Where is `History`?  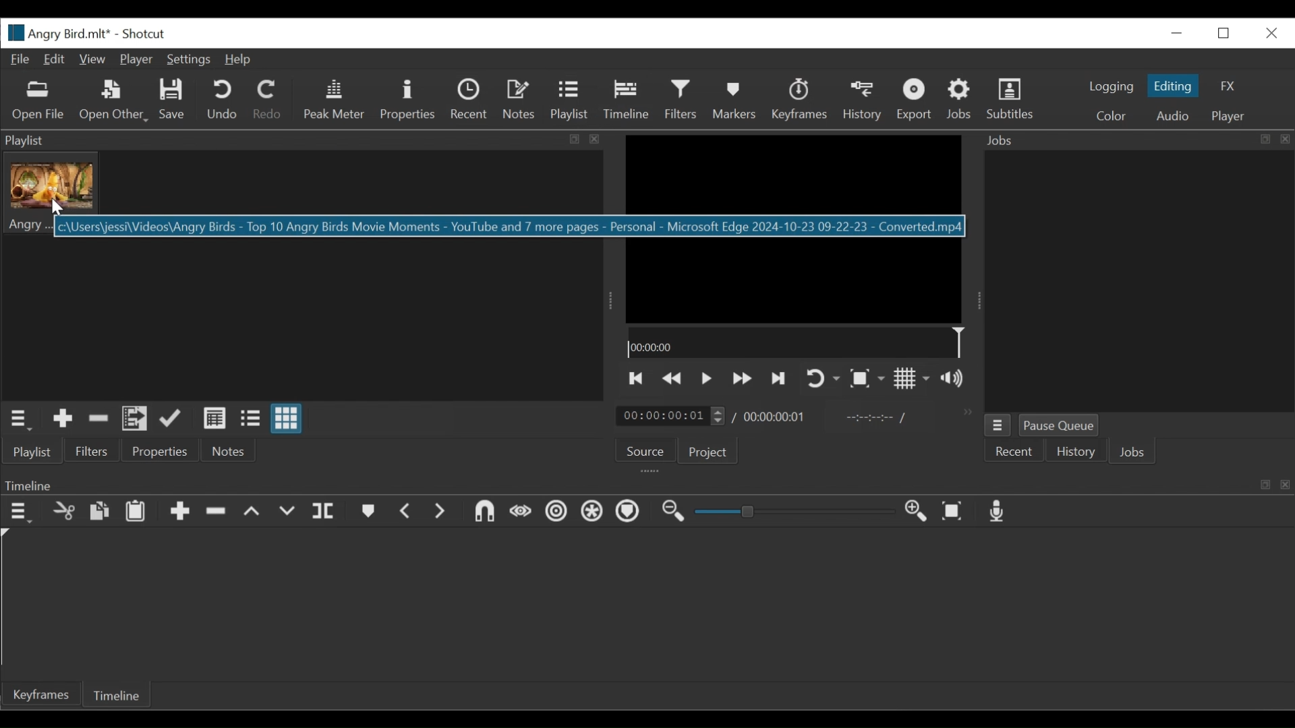
History is located at coordinates (863, 100).